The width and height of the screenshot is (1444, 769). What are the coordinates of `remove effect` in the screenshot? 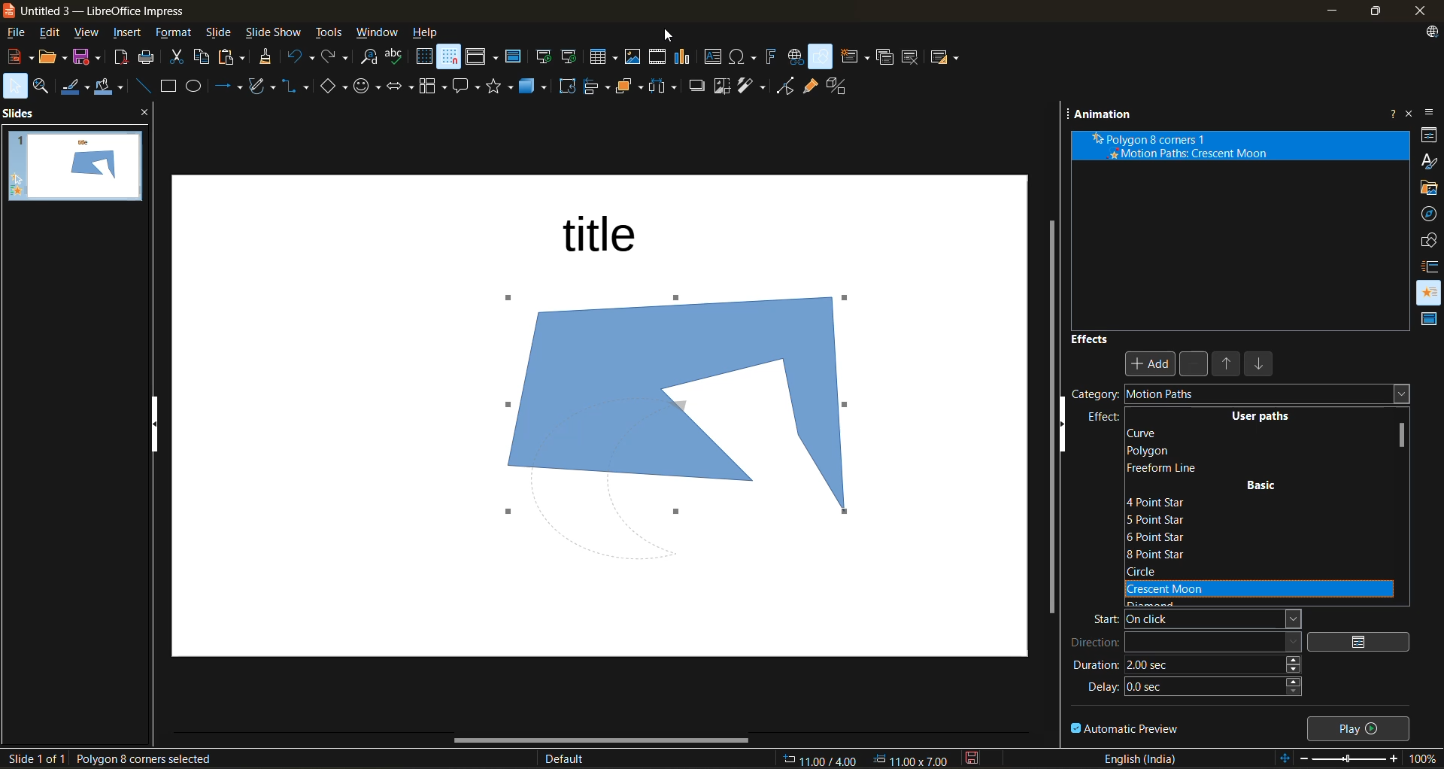 It's located at (1197, 365).